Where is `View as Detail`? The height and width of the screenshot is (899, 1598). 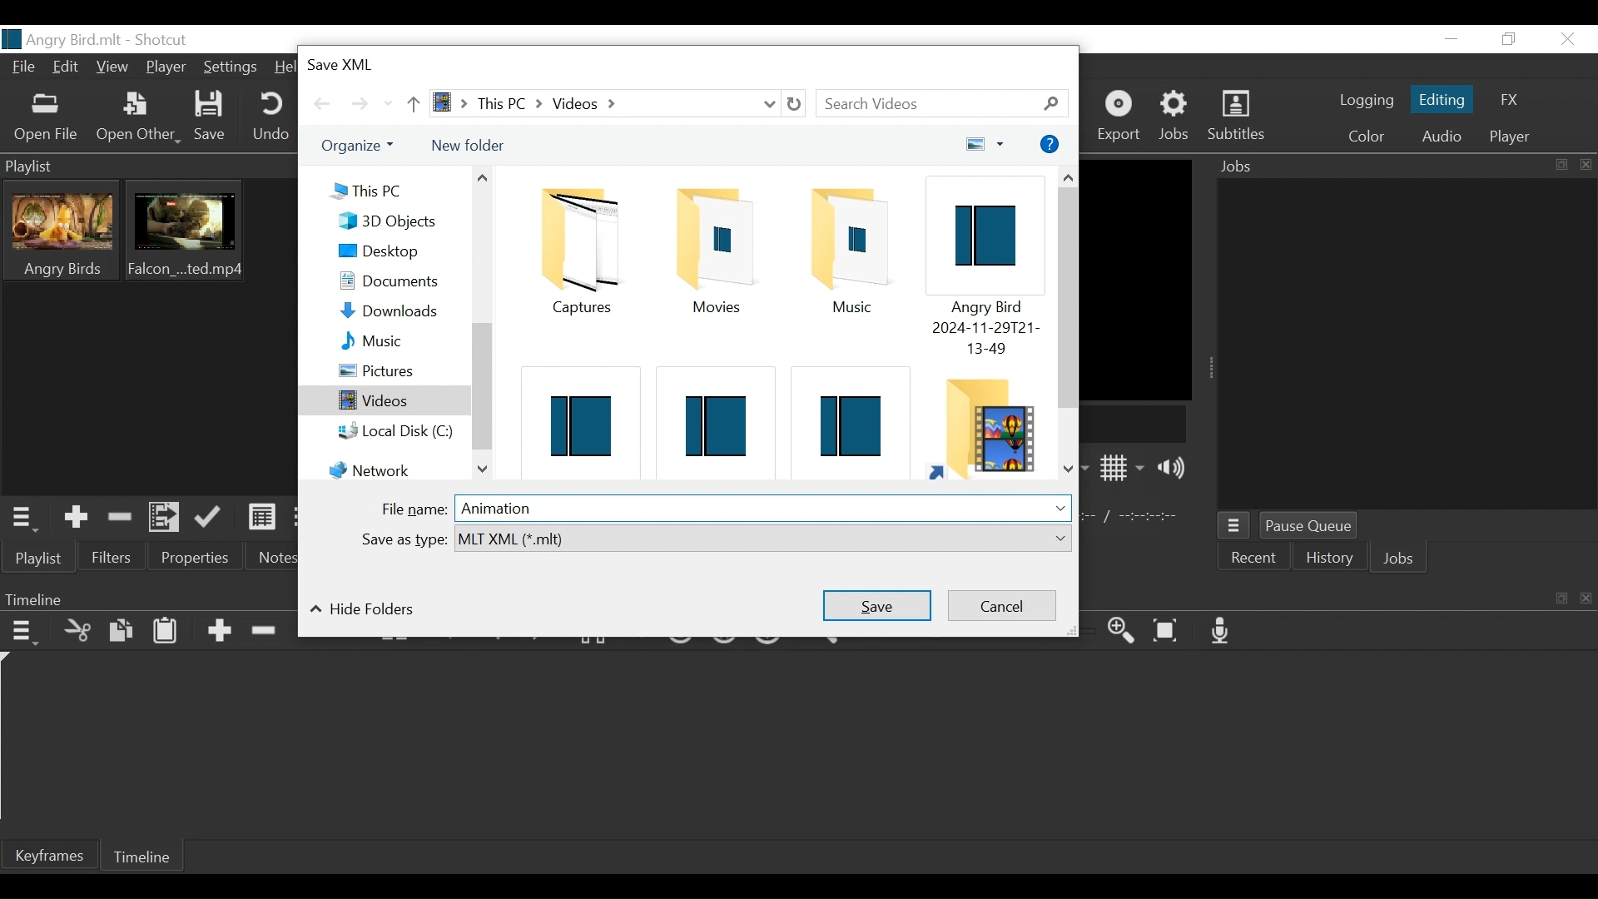
View as Detail is located at coordinates (262, 520).